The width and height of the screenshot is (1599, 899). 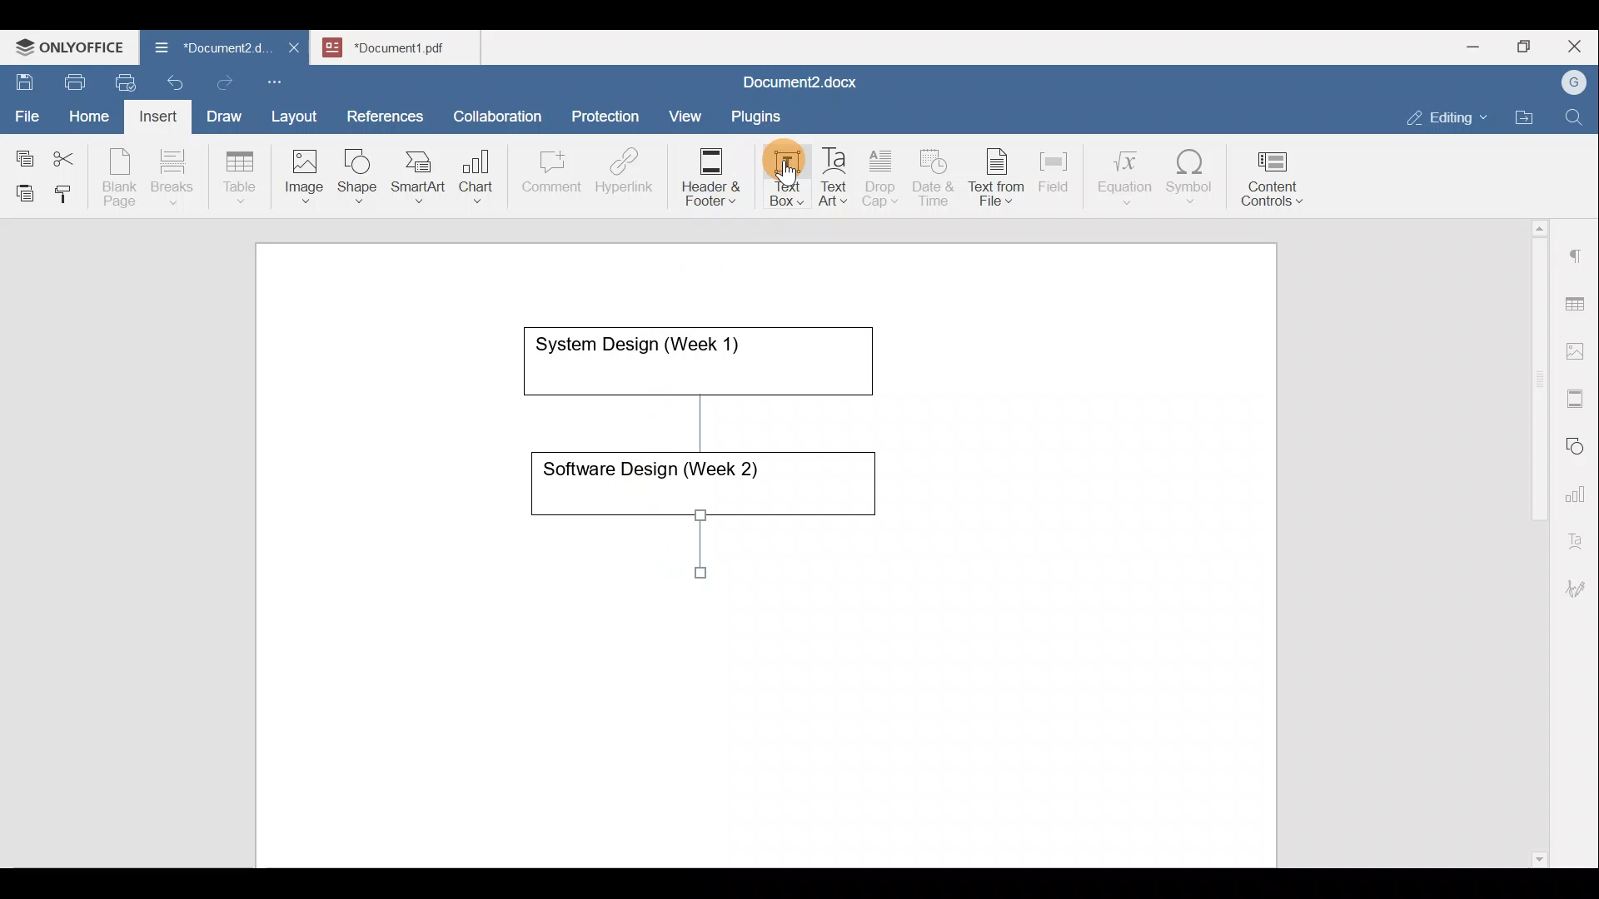 What do you see at coordinates (22, 153) in the screenshot?
I see `Copy` at bounding box center [22, 153].